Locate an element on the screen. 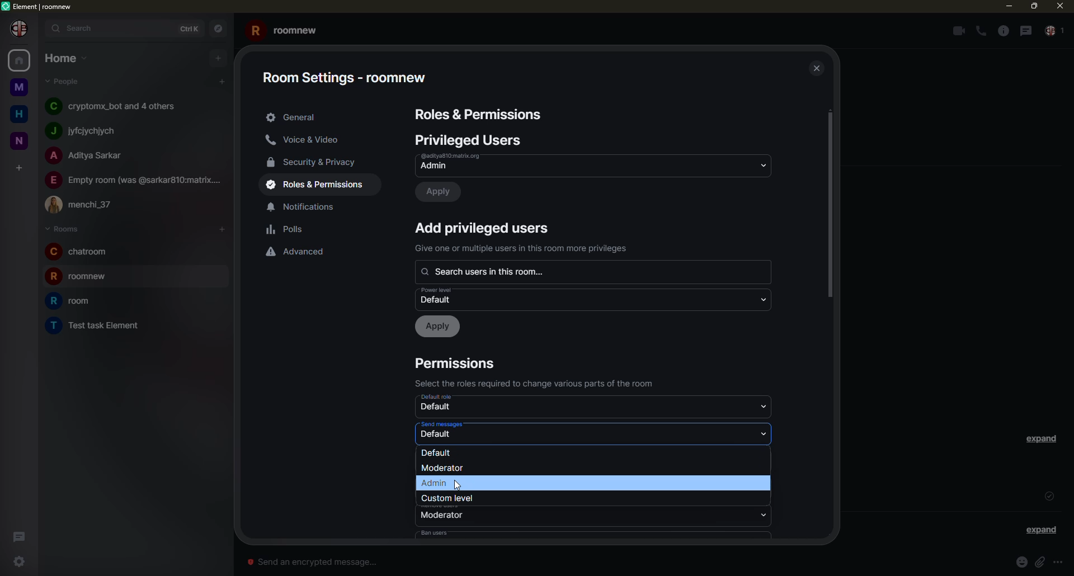  info is located at coordinates (1002, 31).